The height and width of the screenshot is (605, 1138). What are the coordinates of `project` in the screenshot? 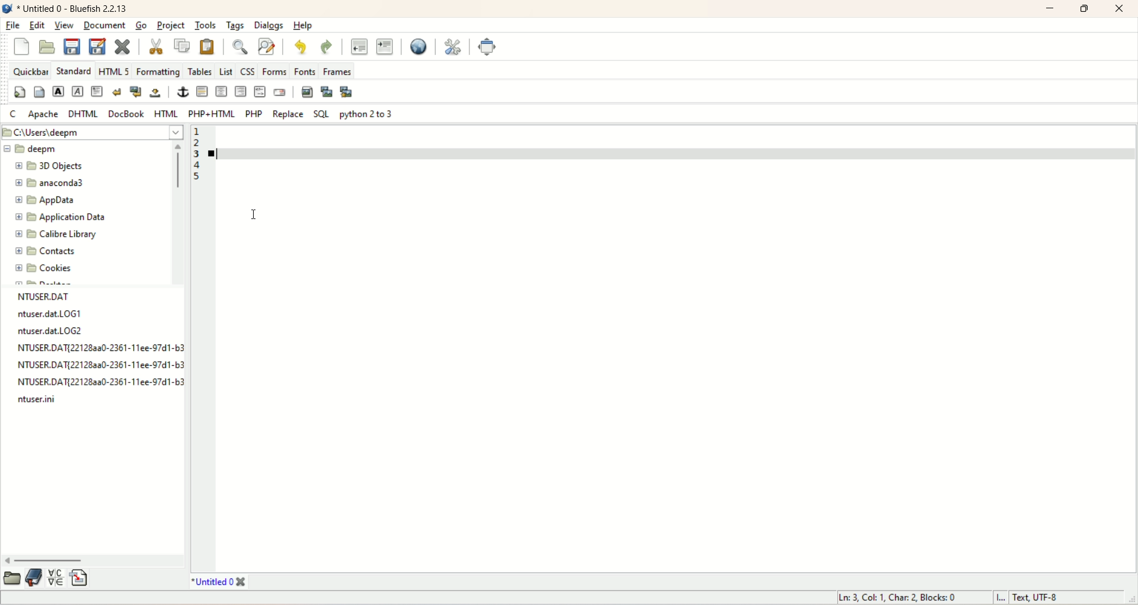 It's located at (172, 25).